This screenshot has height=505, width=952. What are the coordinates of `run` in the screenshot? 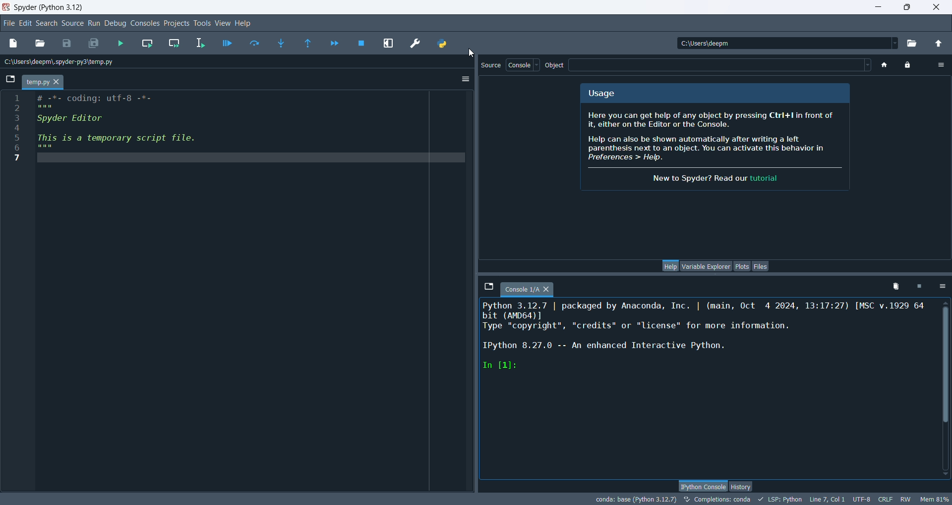 It's located at (94, 24).